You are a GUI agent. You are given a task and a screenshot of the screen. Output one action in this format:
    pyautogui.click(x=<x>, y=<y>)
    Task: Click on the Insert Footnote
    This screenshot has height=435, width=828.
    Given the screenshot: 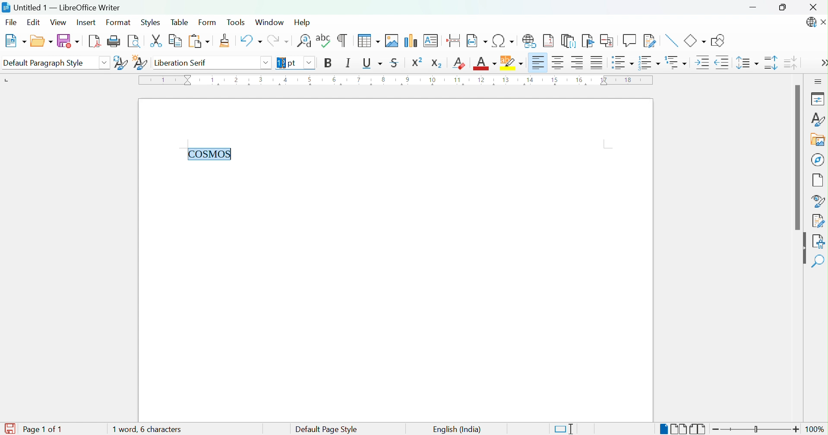 What is the action you would take?
    pyautogui.click(x=549, y=41)
    